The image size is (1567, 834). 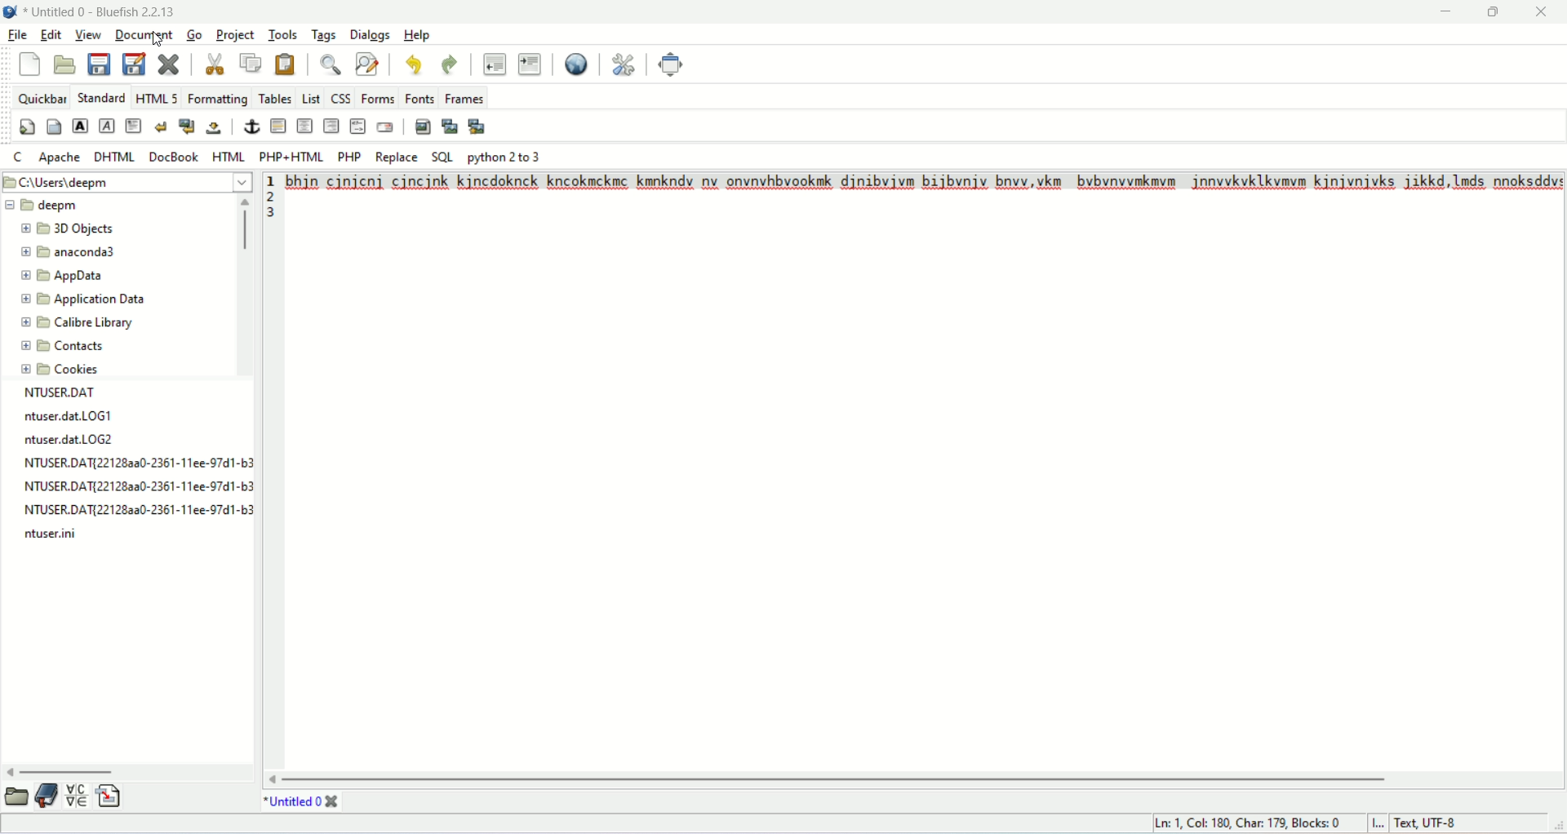 I want to click on vertical scroll bar, so click(x=241, y=286).